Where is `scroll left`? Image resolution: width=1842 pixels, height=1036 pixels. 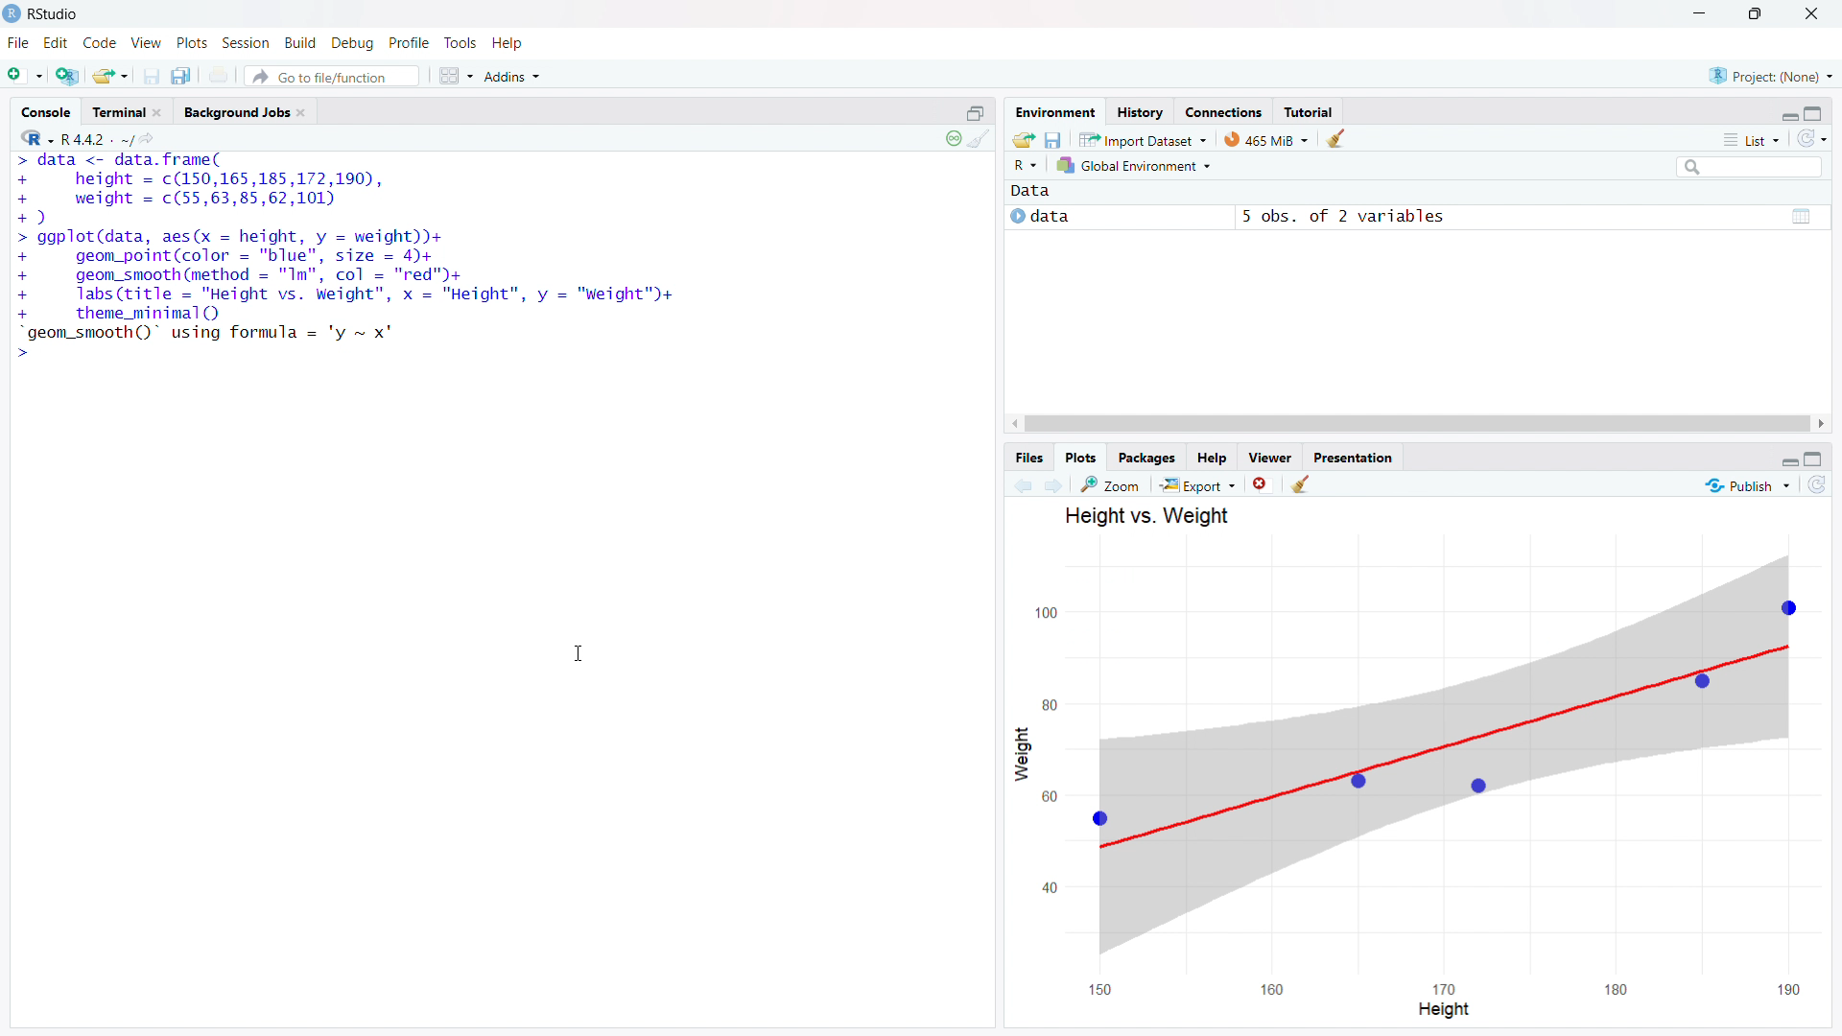
scroll left is located at coordinates (1015, 424).